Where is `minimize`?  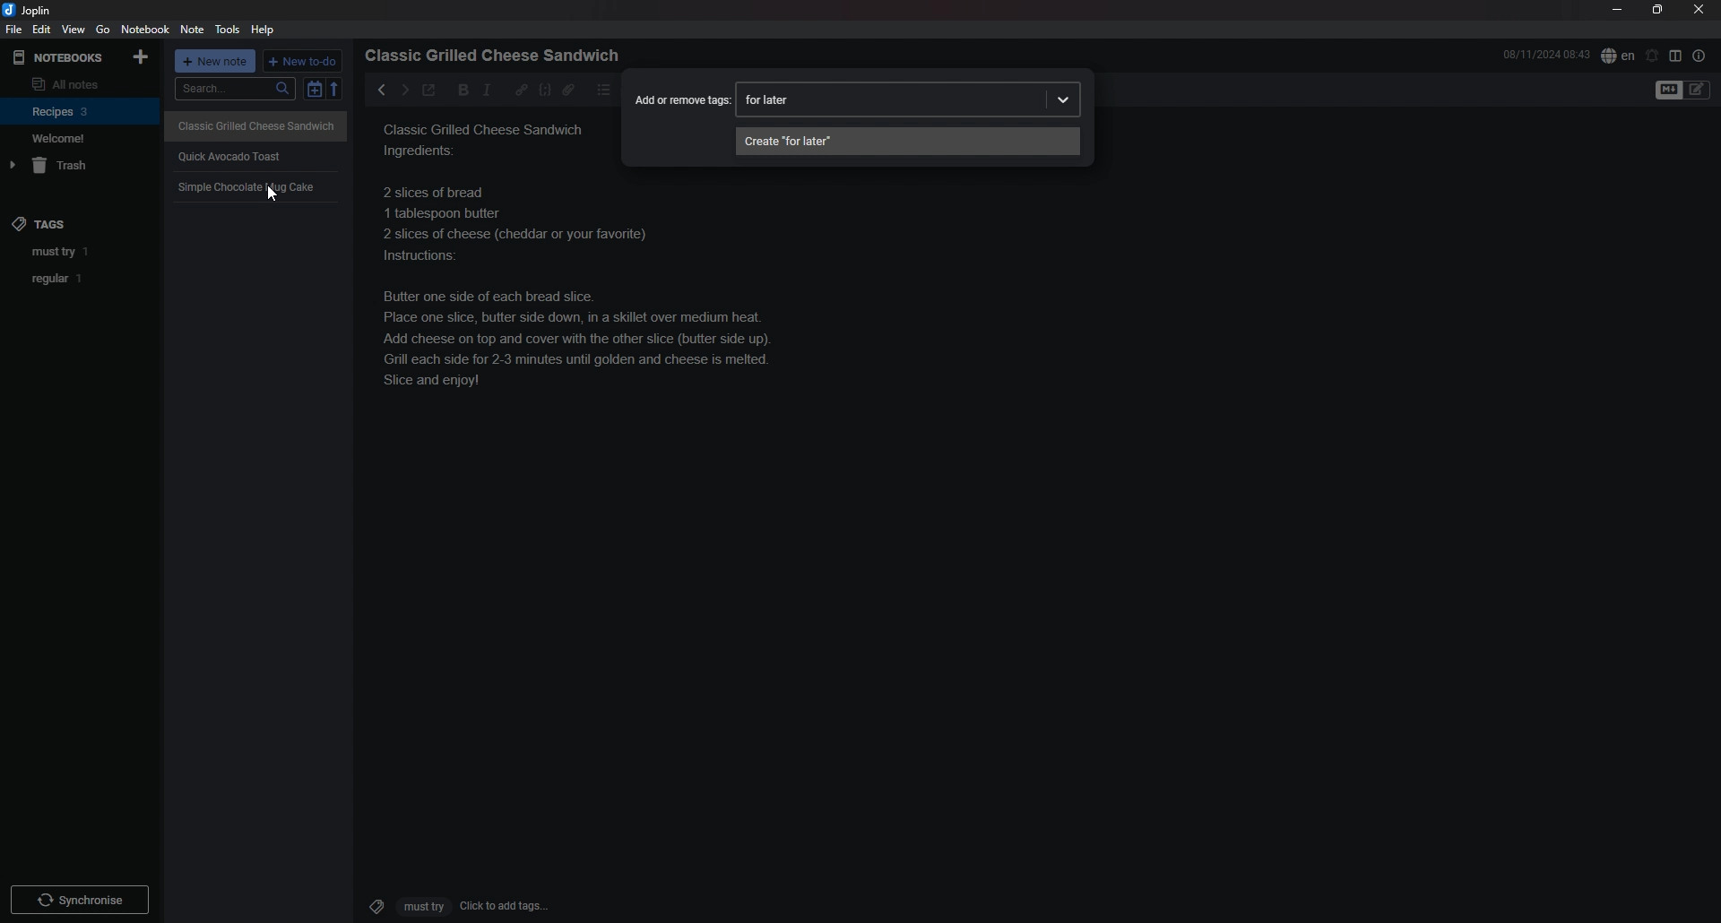 minimize is located at coordinates (1618, 10).